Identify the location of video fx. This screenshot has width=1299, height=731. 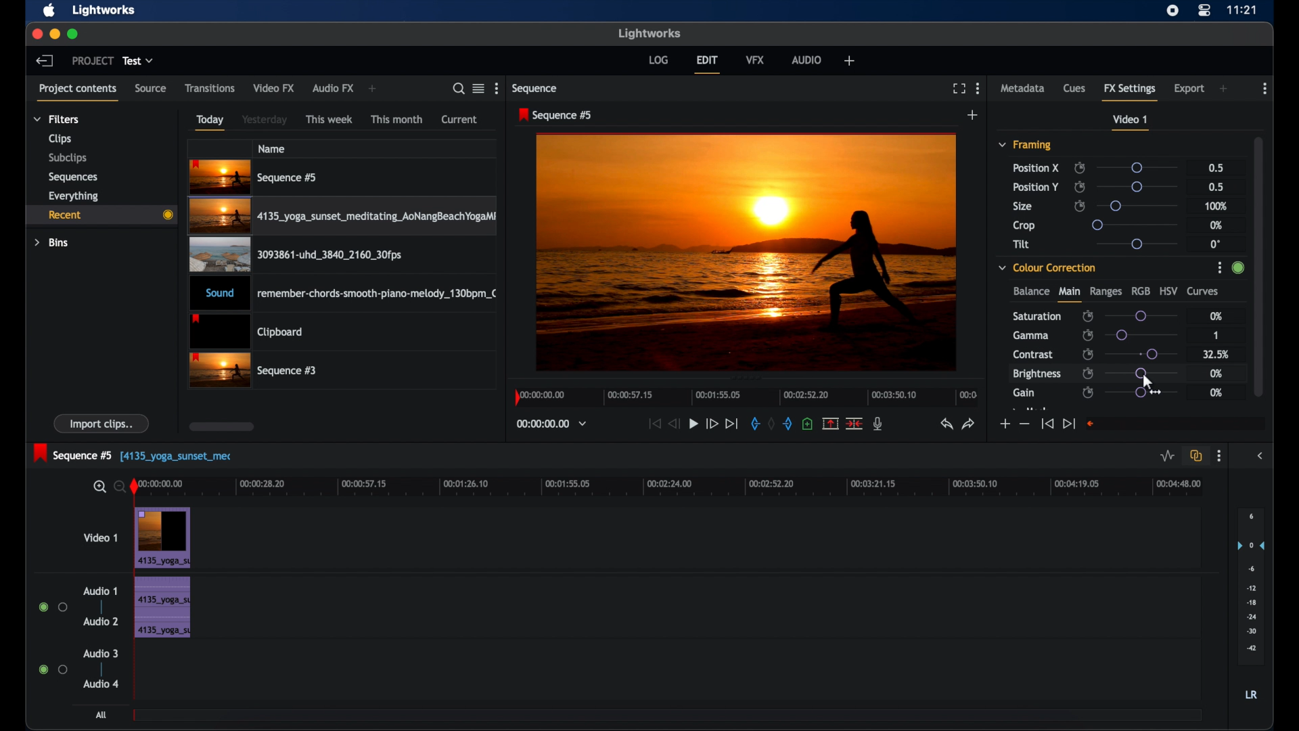
(273, 88).